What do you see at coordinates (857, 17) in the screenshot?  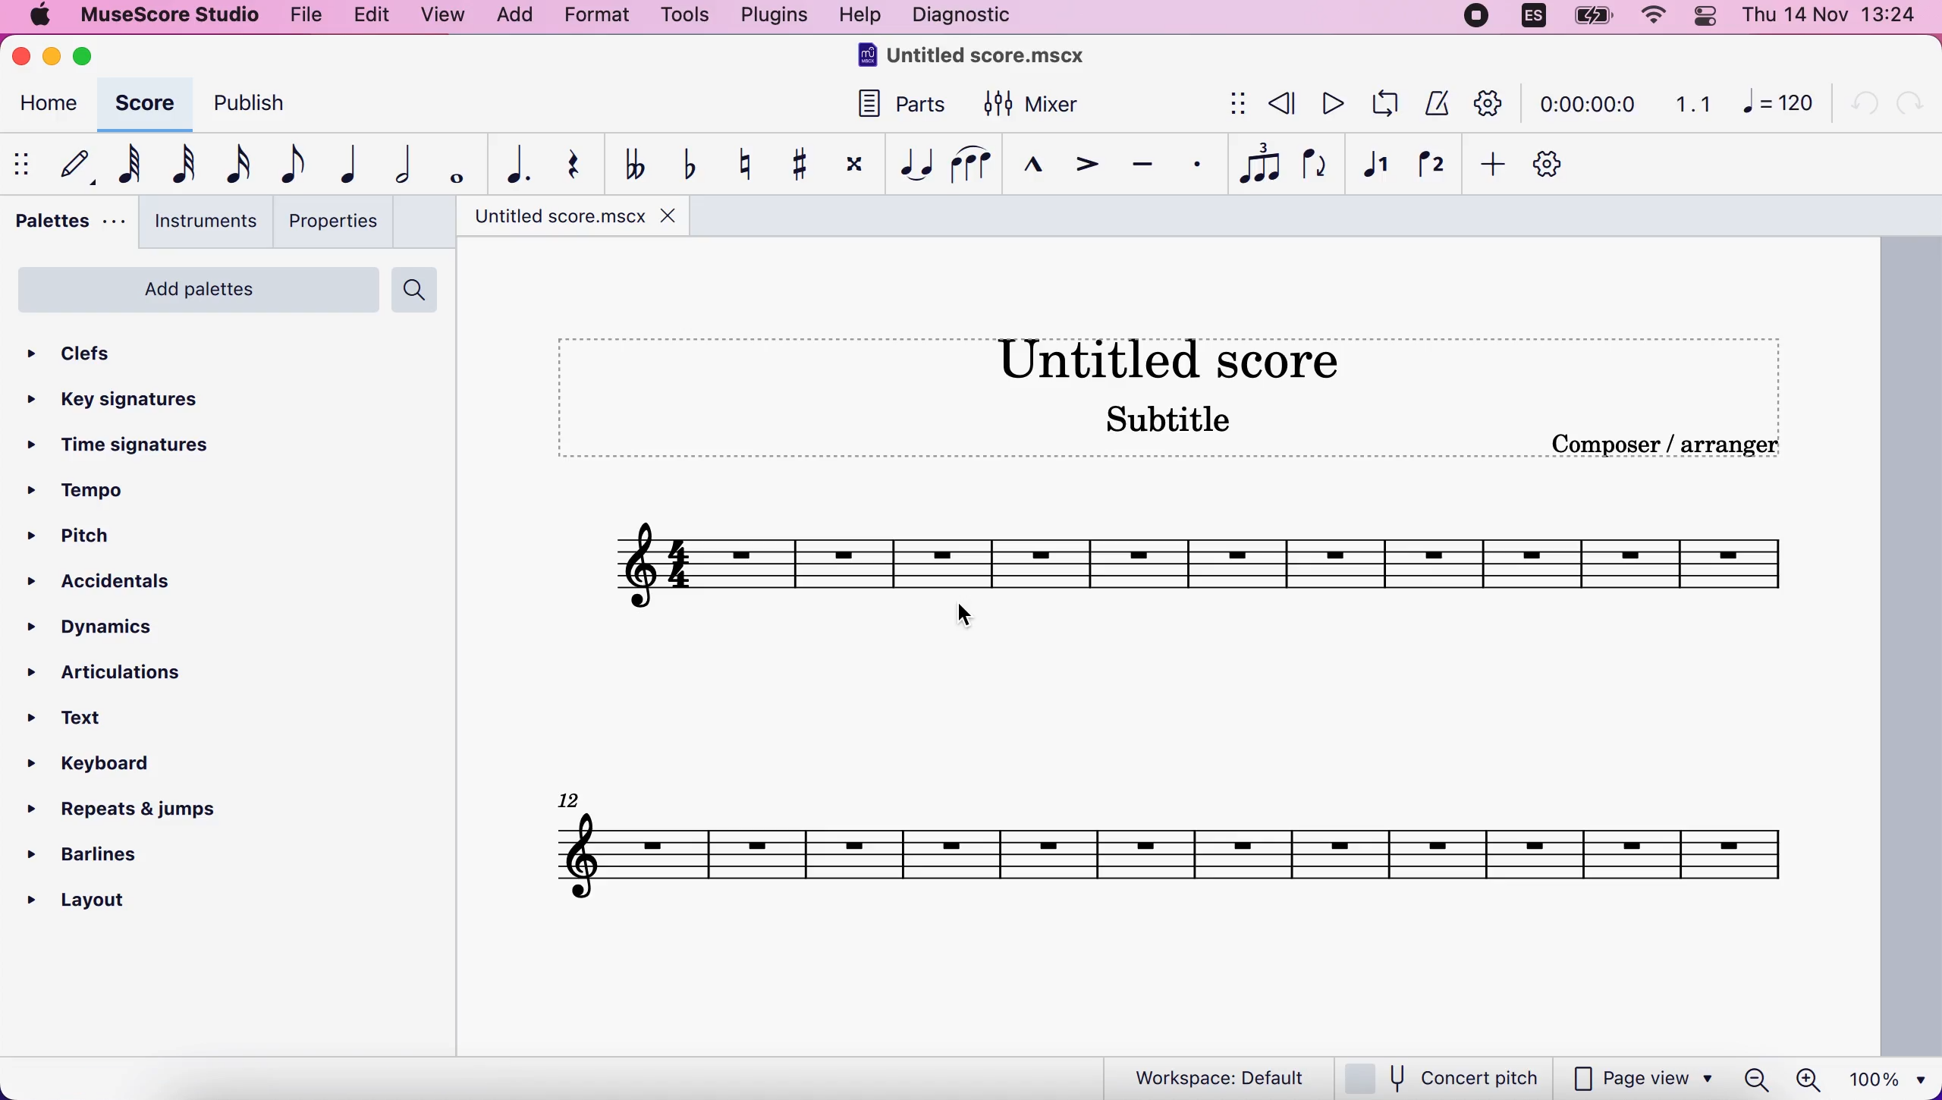 I see `help` at bounding box center [857, 17].